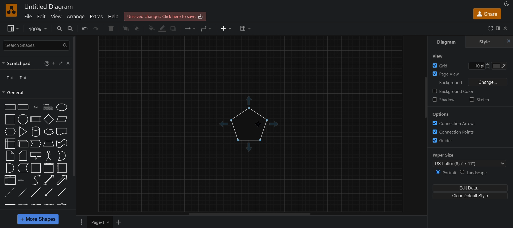  What do you see at coordinates (36, 119) in the screenshot?
I see `Process` at bounding box center [36, 119].